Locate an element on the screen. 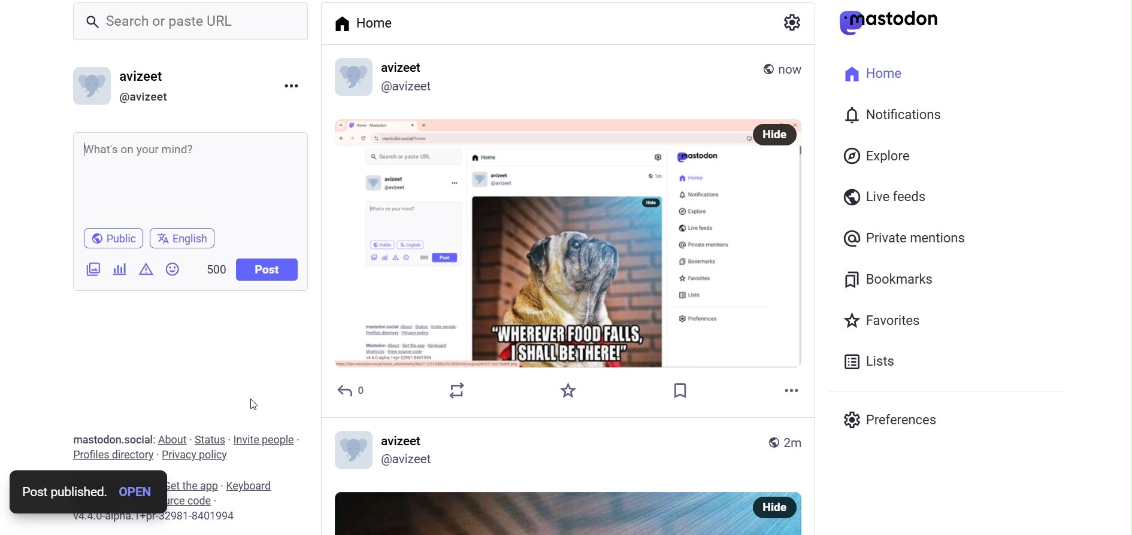  image/videos is located at coordinates (91, 269).